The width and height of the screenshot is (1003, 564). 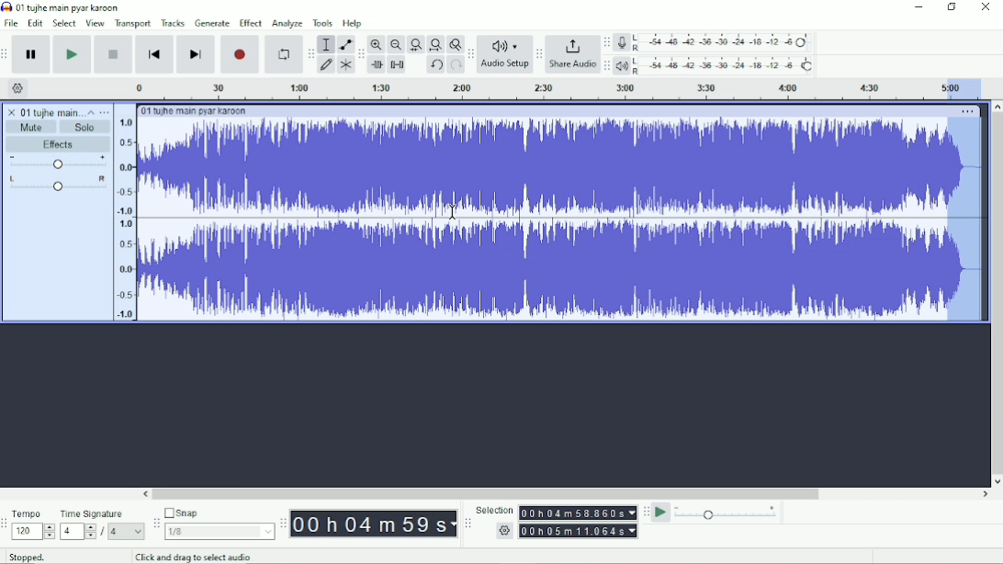 I want to click on Audacity selection toolbar, so click(x=468, y=523).